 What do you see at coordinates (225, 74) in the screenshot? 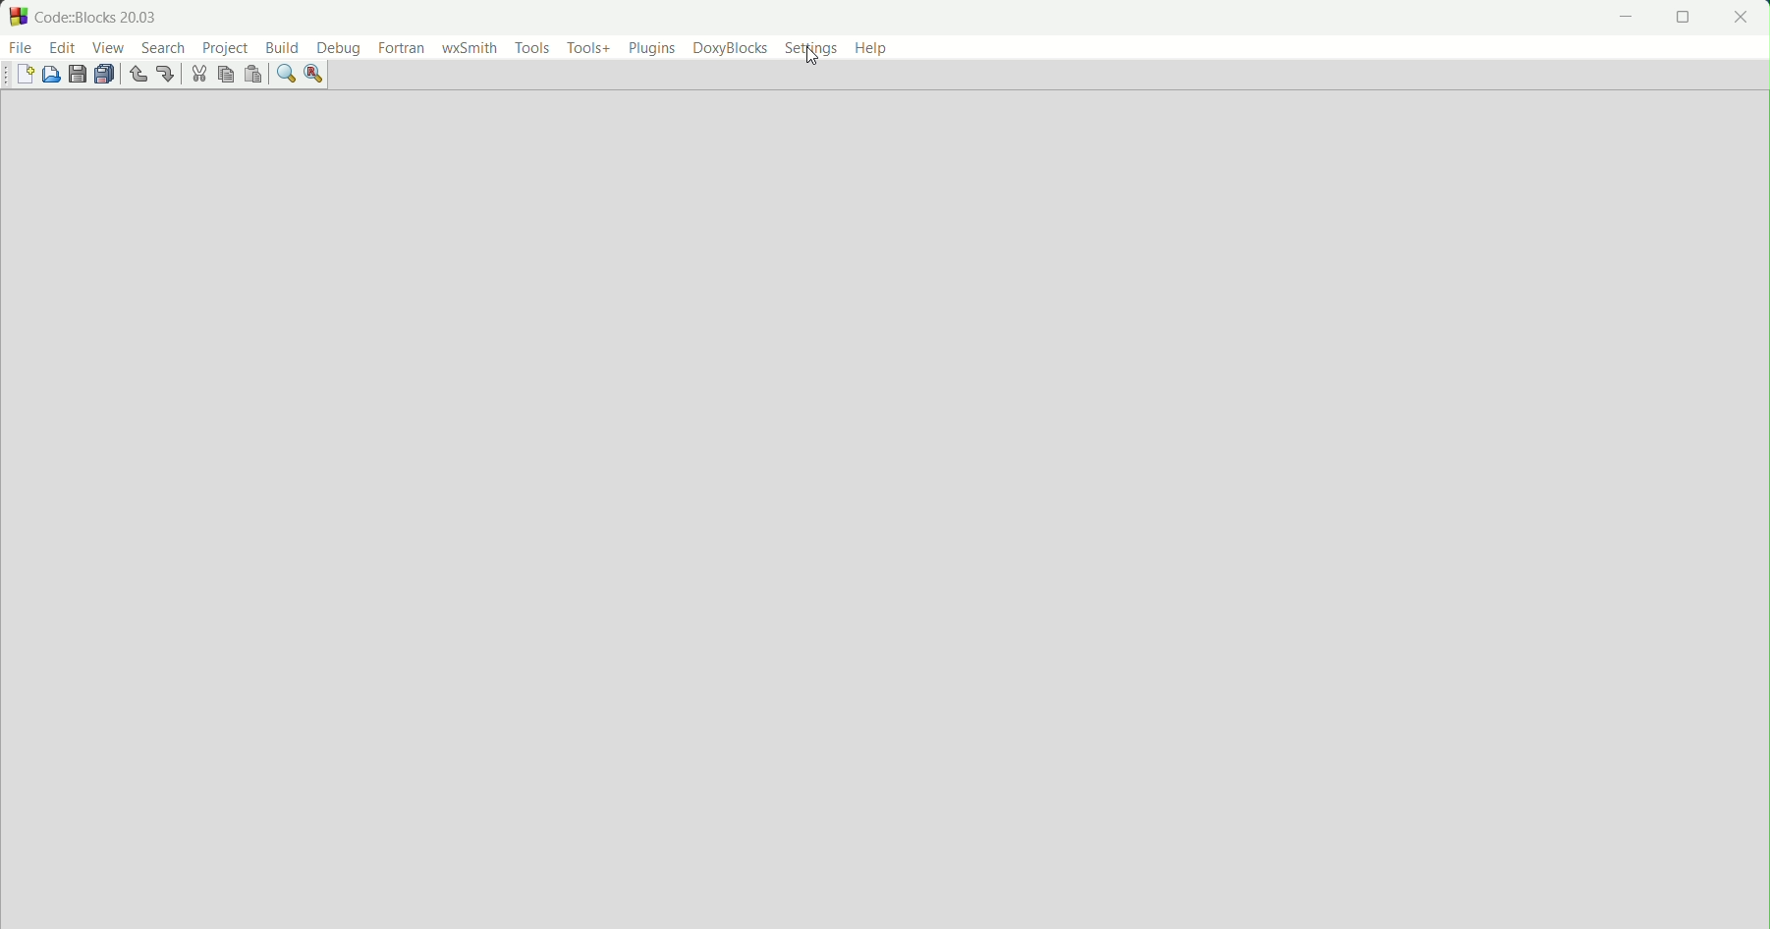
I see `copy` at bounding box center [225, 74].